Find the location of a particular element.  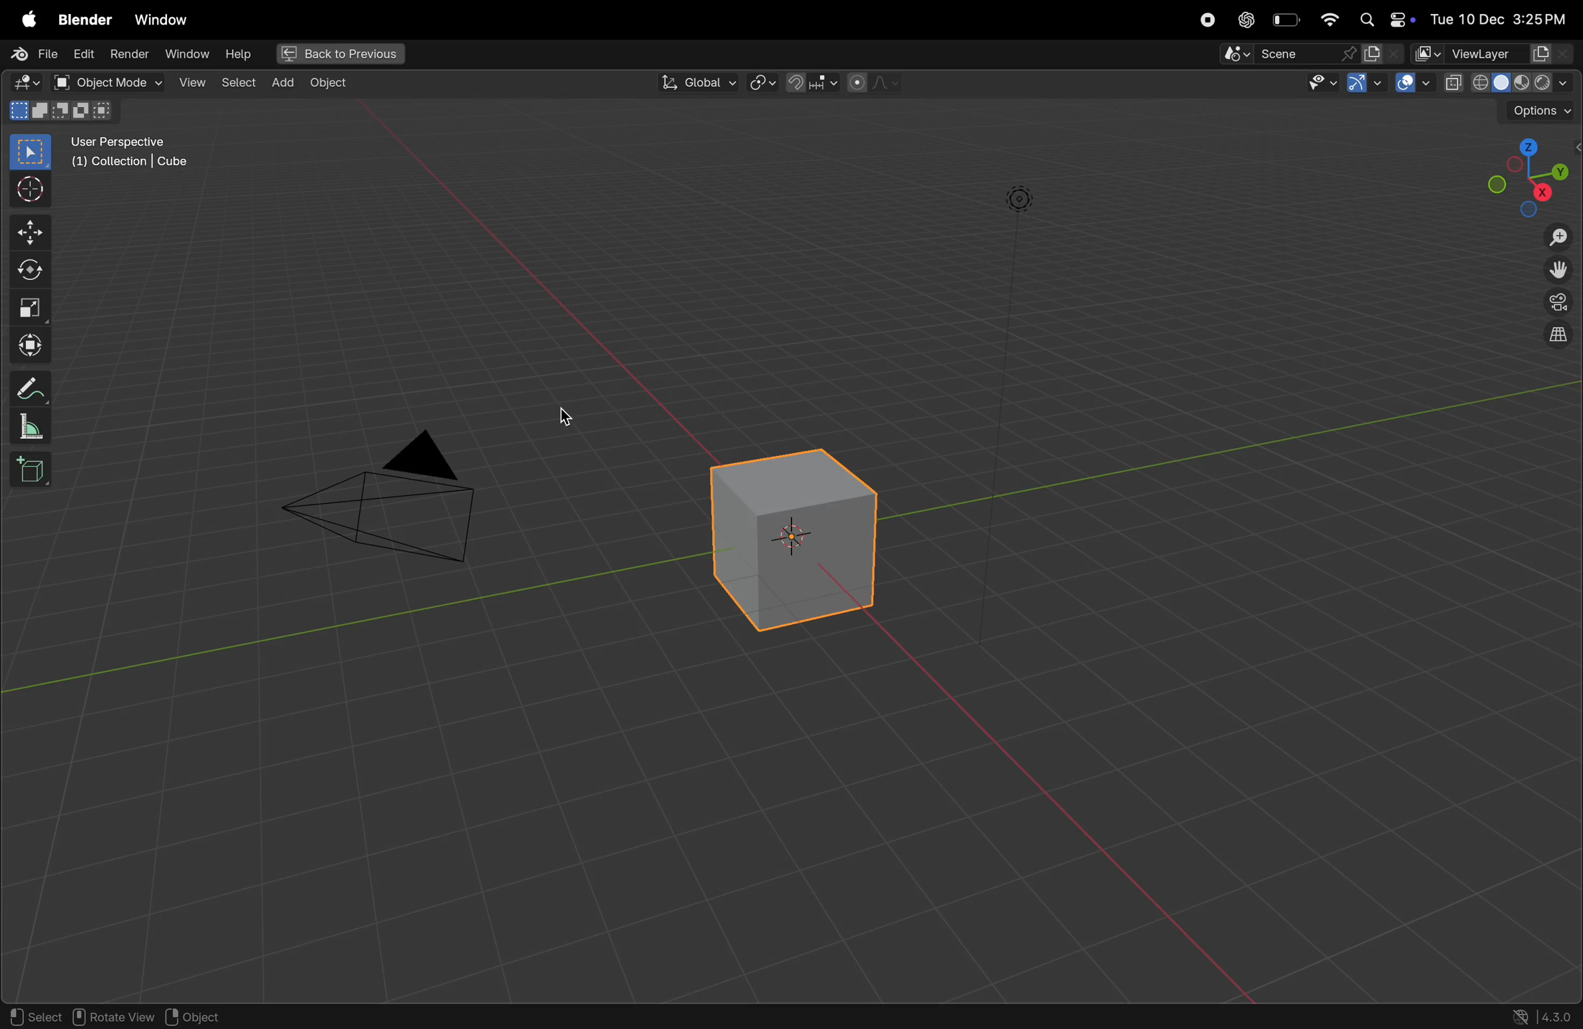

cursor is located at coordinates (27, 191).